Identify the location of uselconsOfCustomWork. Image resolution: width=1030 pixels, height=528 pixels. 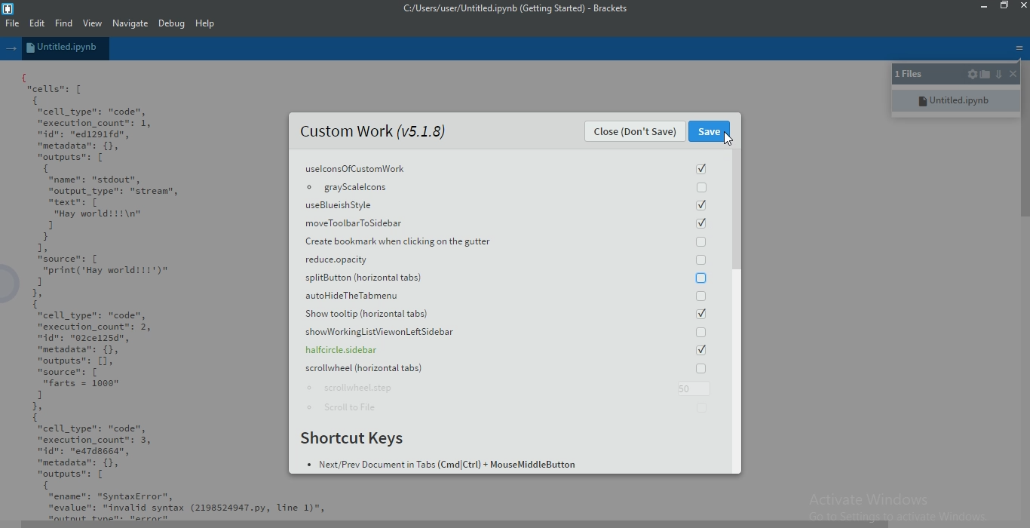
(509, 170).